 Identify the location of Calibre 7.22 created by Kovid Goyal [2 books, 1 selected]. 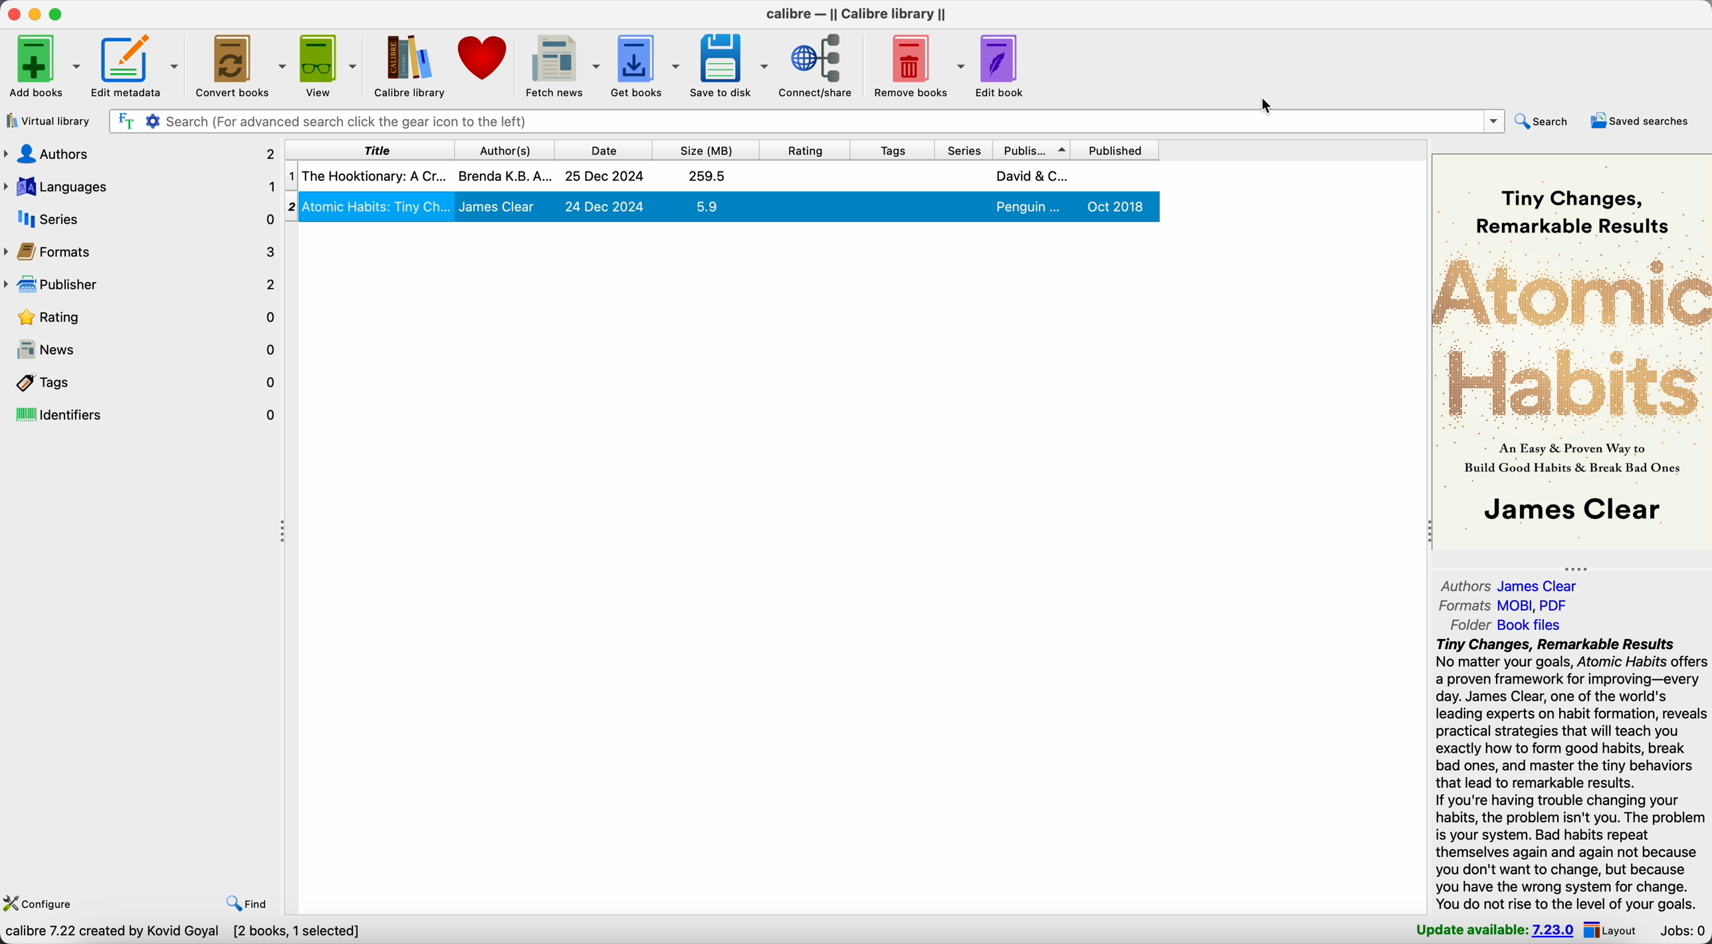
(185, 933).